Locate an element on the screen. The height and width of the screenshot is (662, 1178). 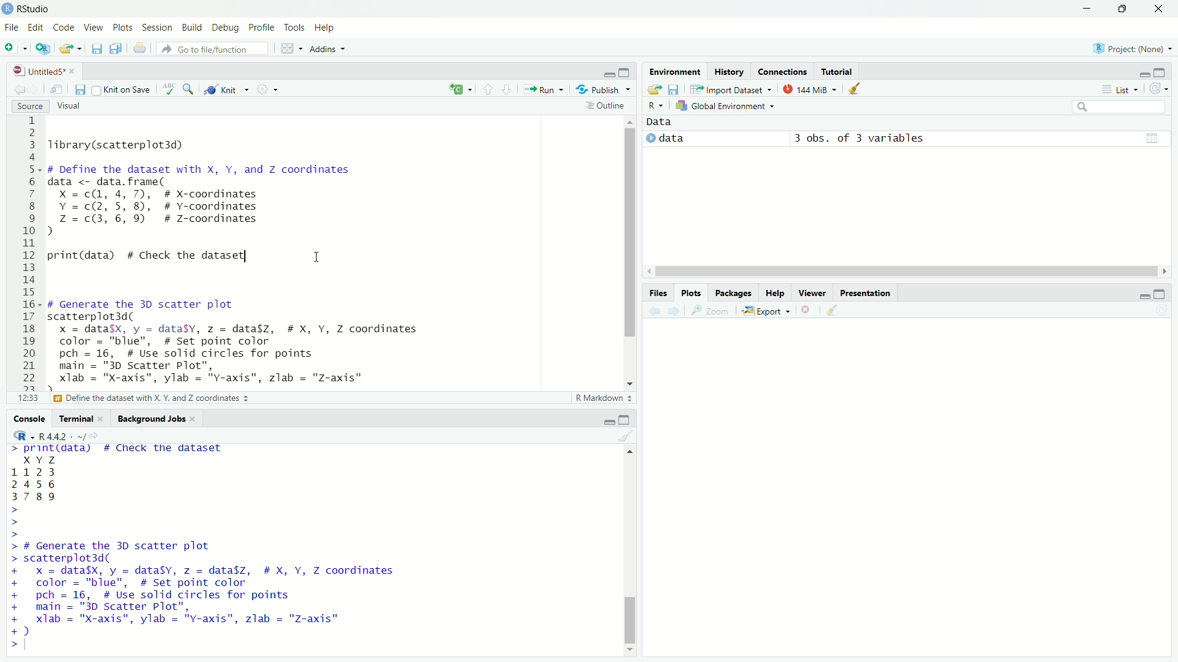
> # Generate the 5D scatter plot

> scatterplot3d(

+ x = data$X, y = dataSy, z = data$z, # X, Y, Z coordinates
+ color = "blue", # Set point color

+ pch = 16, # Use solid circles for points

+ main = "3D Scatter Plot",

+ xlab = "x-axis", ylab = "y-axis", zlab = "z-axis"

+) is located at coordinates (223, 588).